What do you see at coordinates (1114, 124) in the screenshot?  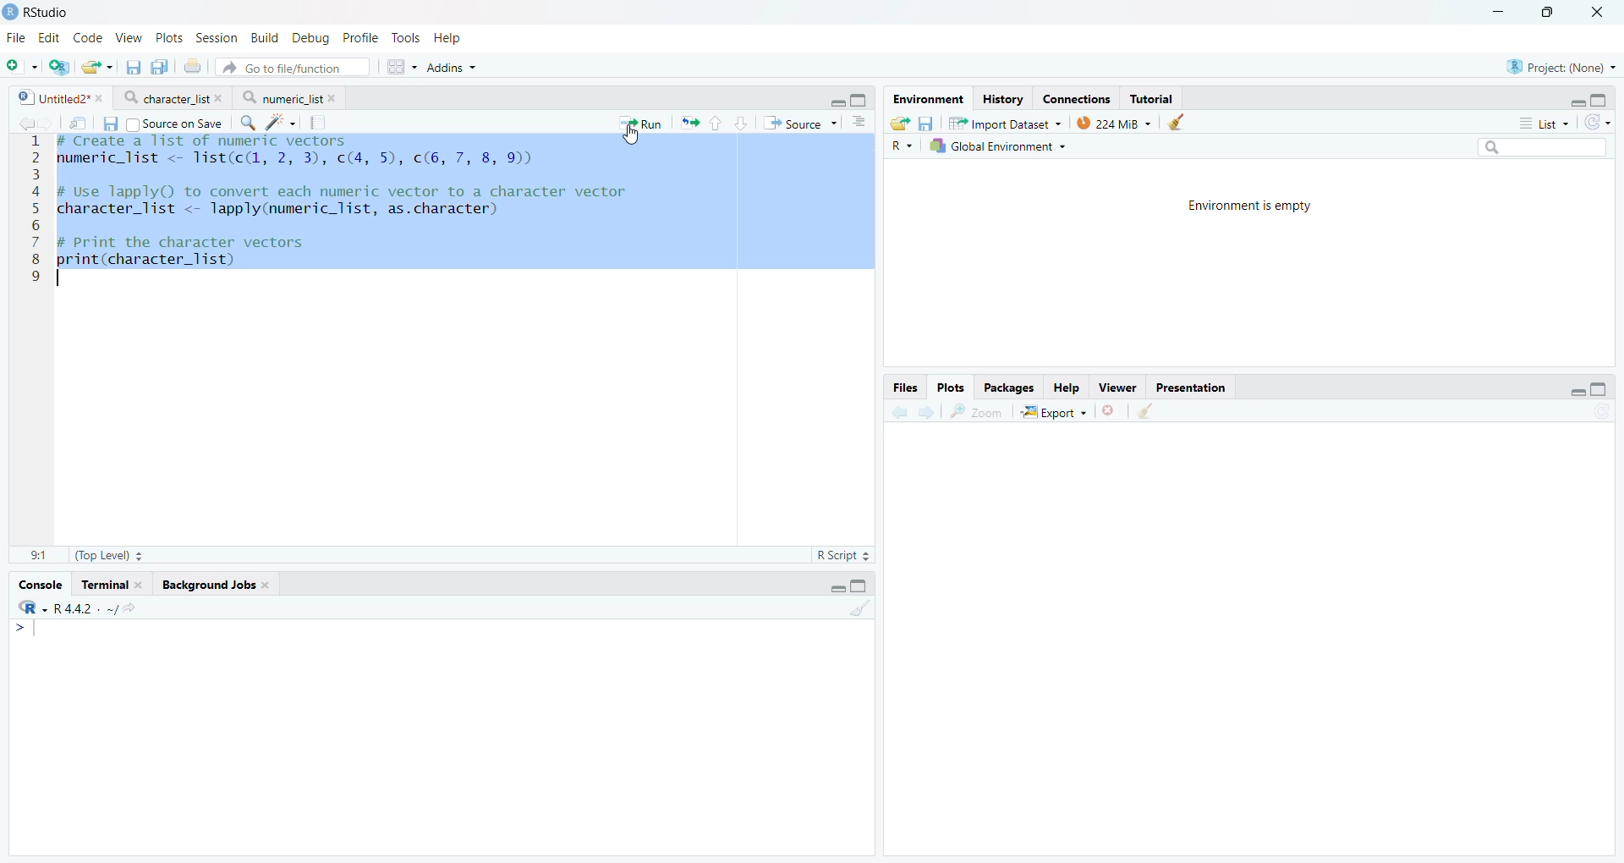 I see `224M` at bounding box center [1114, 124].